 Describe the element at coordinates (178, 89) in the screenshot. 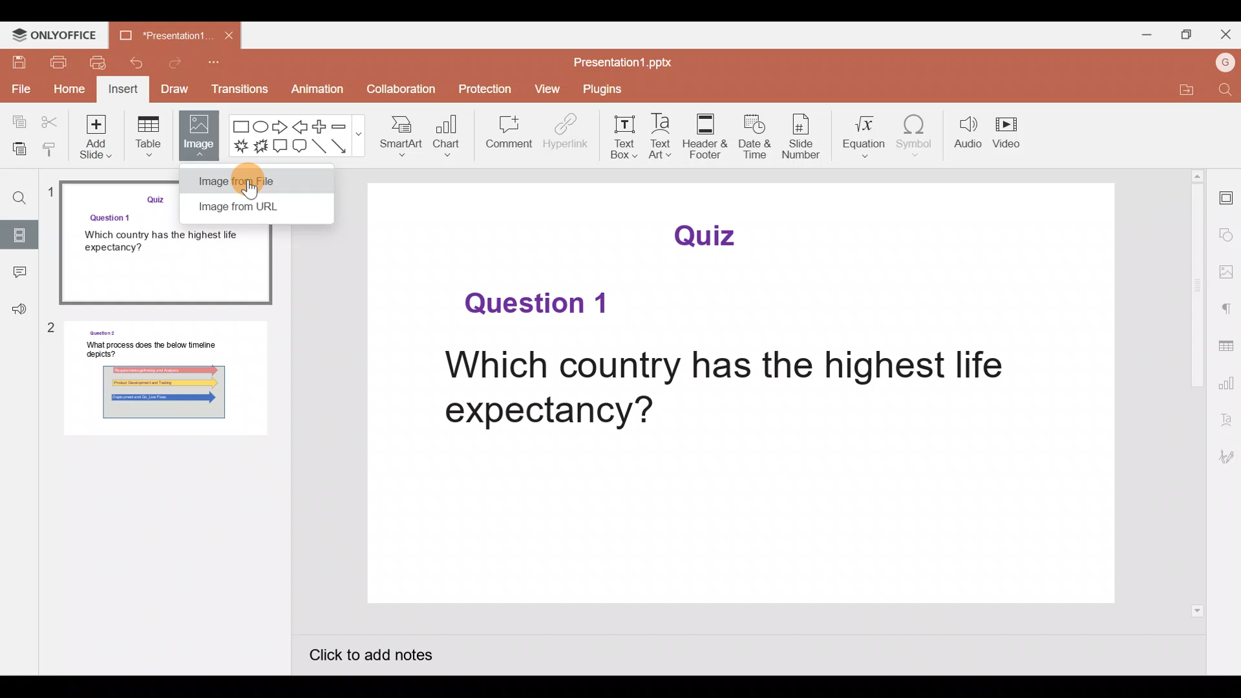

I see `Draw` at that location.